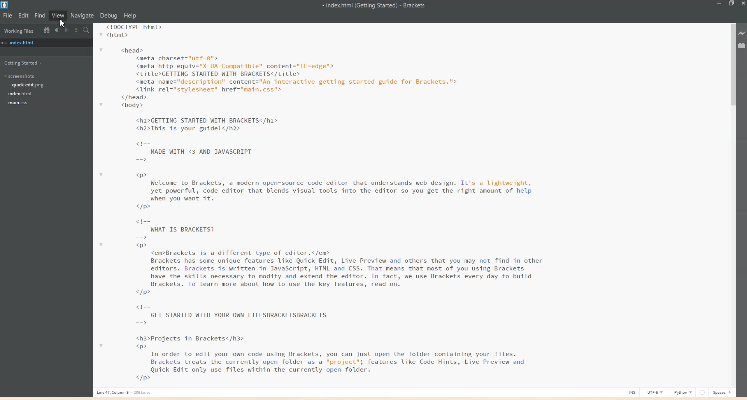  I want to click on Line, column, so click(125, 393).